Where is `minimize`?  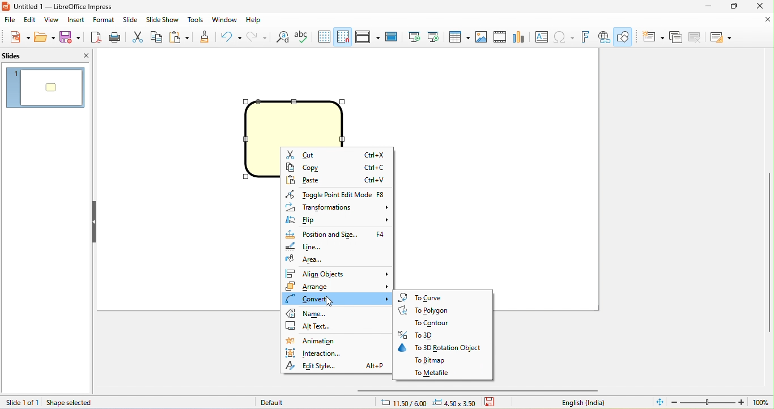
minimize is located at coordinates (707, 6).